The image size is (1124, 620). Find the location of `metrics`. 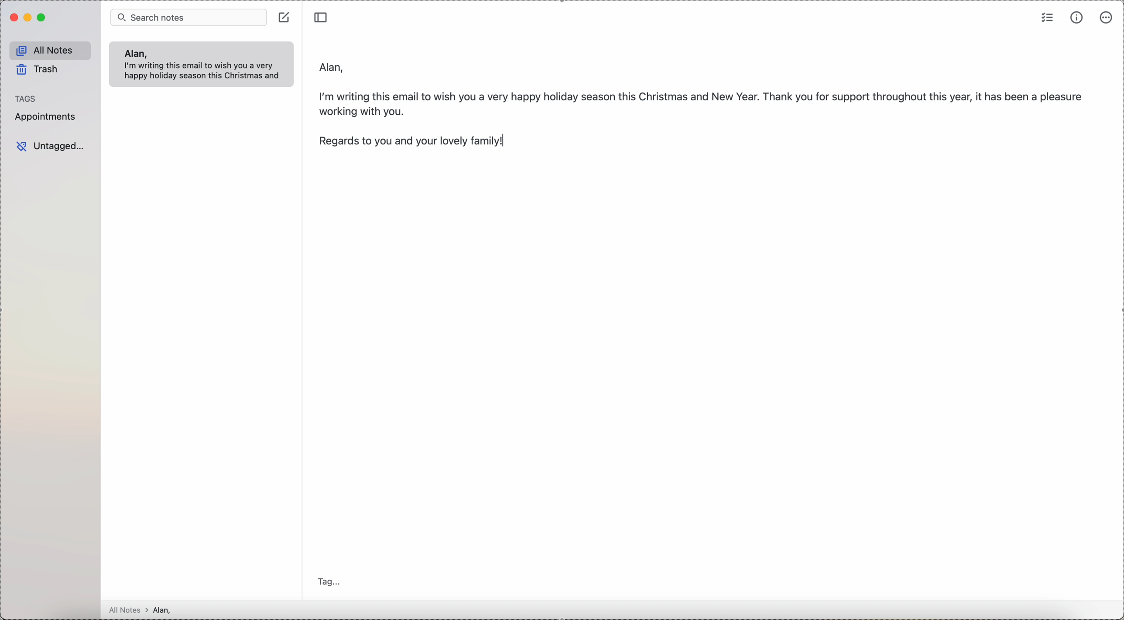

metrics is located at coordinates (1077, 18).